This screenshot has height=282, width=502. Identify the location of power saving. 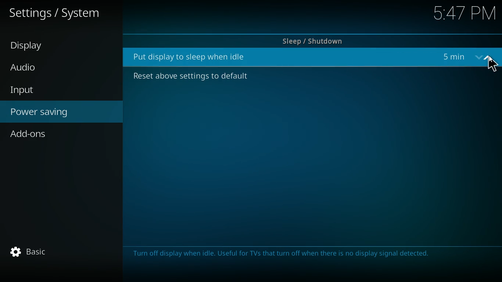
(61, 113).